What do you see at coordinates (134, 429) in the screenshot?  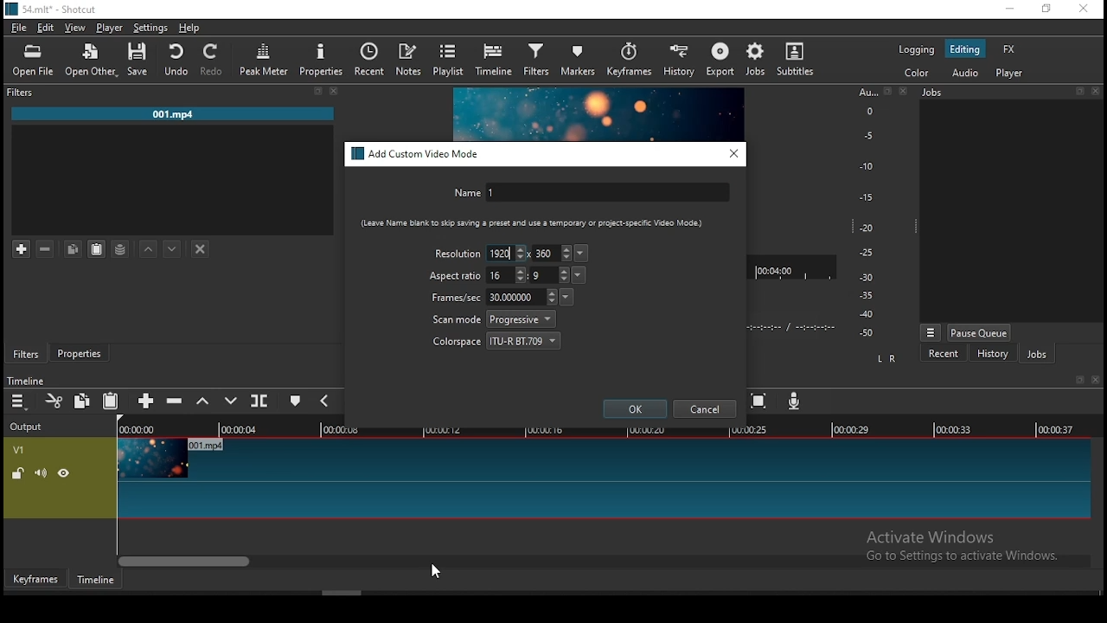 I see `00:00:00` at bounding box center [134, 429].